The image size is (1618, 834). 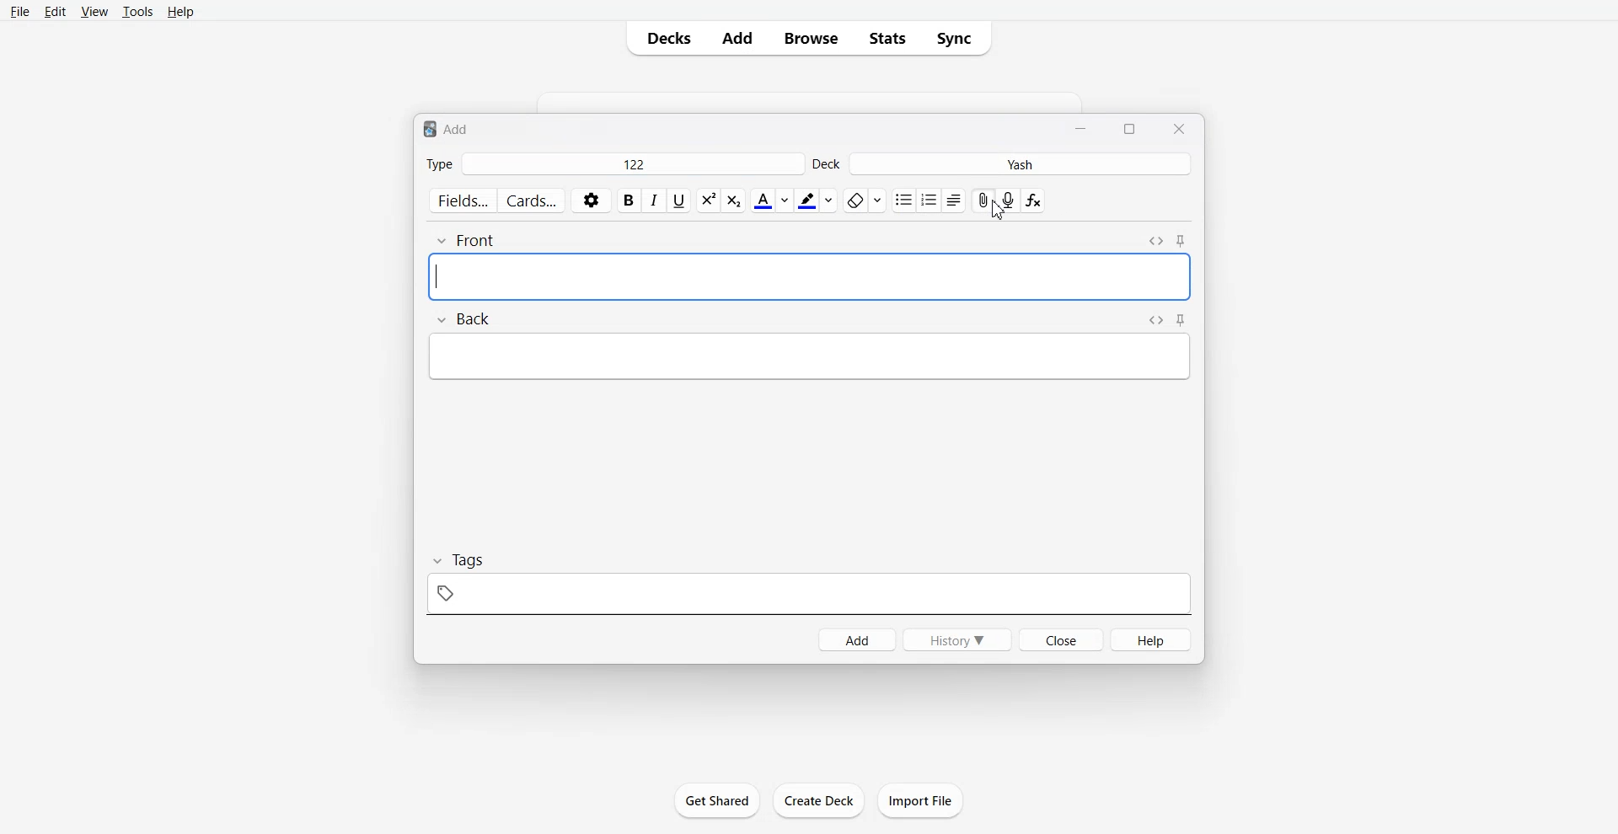 What do you see at coordinates (808, 595) in the screenshot?
I see `Tag symbol` at bounding box center [808, 595].